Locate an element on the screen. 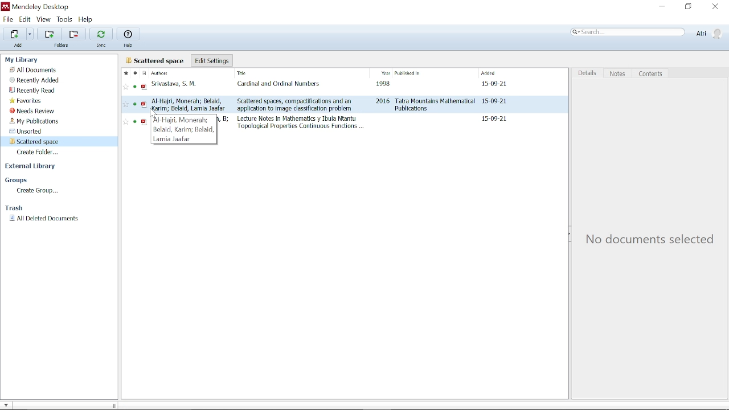 Image resolution: width=729 pixels, height=410 pixels. year is located at coordinates (381, 86).